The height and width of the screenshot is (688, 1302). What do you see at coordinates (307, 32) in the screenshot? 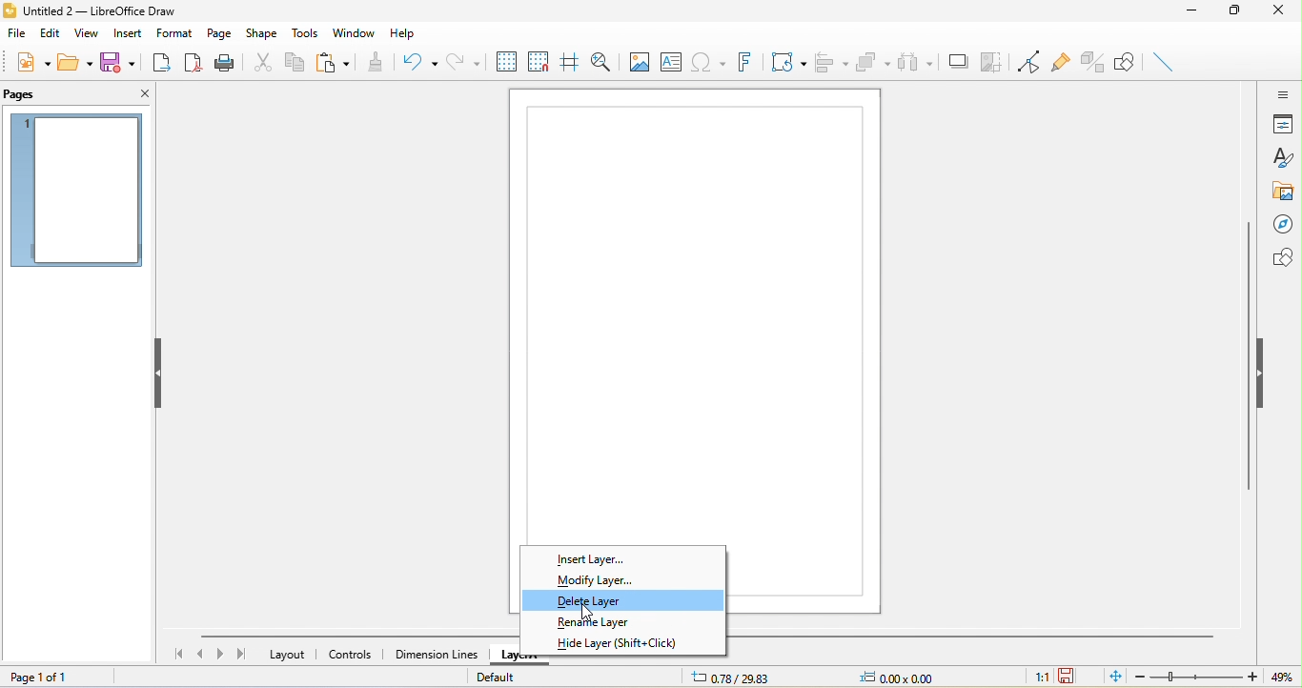
I see `tools` at bounding box center [307, 32].